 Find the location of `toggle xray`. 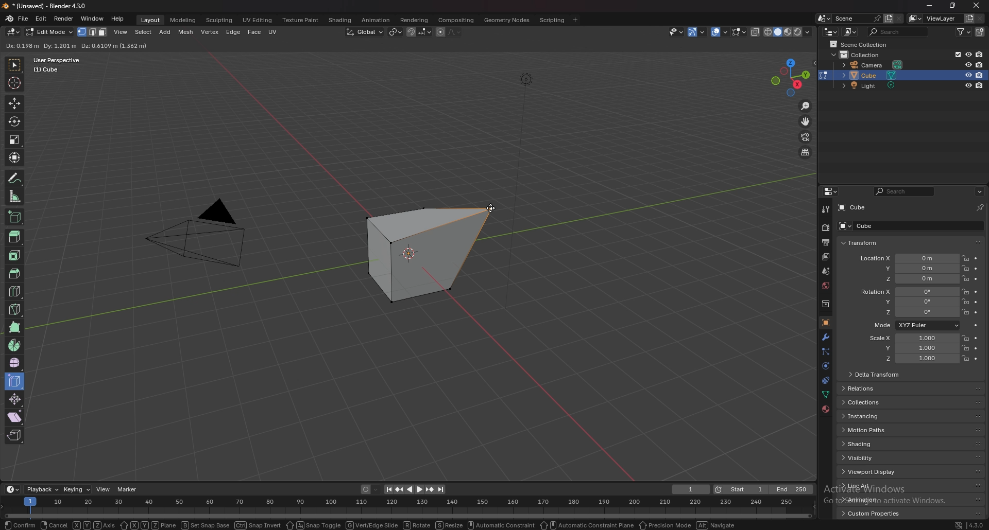

toggle xray is located at coordinates (756, 32).